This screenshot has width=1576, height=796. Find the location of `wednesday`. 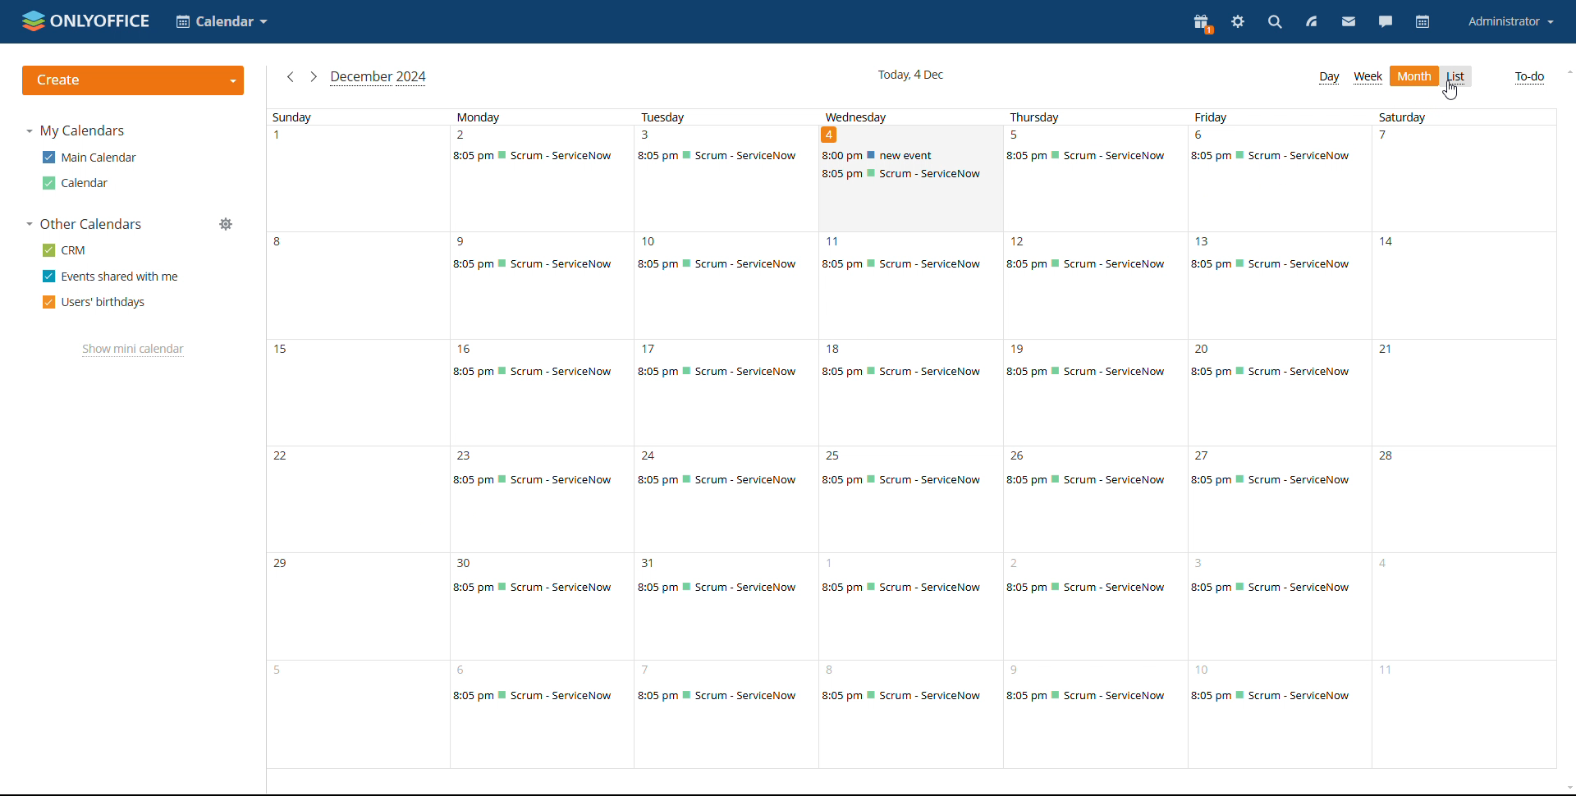

wednesday is located at coordinates (908, 516).